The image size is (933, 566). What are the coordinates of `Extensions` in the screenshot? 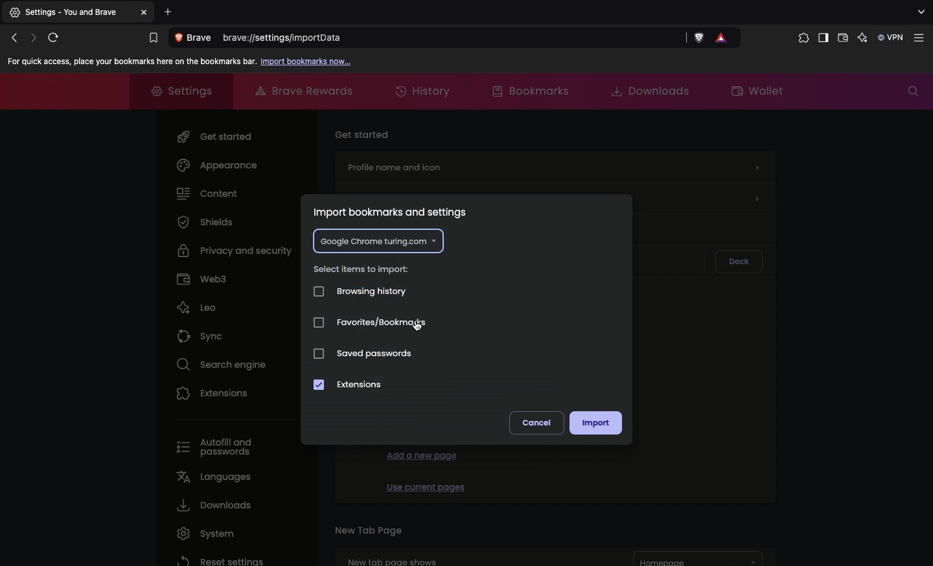 It's located at (801, 38).